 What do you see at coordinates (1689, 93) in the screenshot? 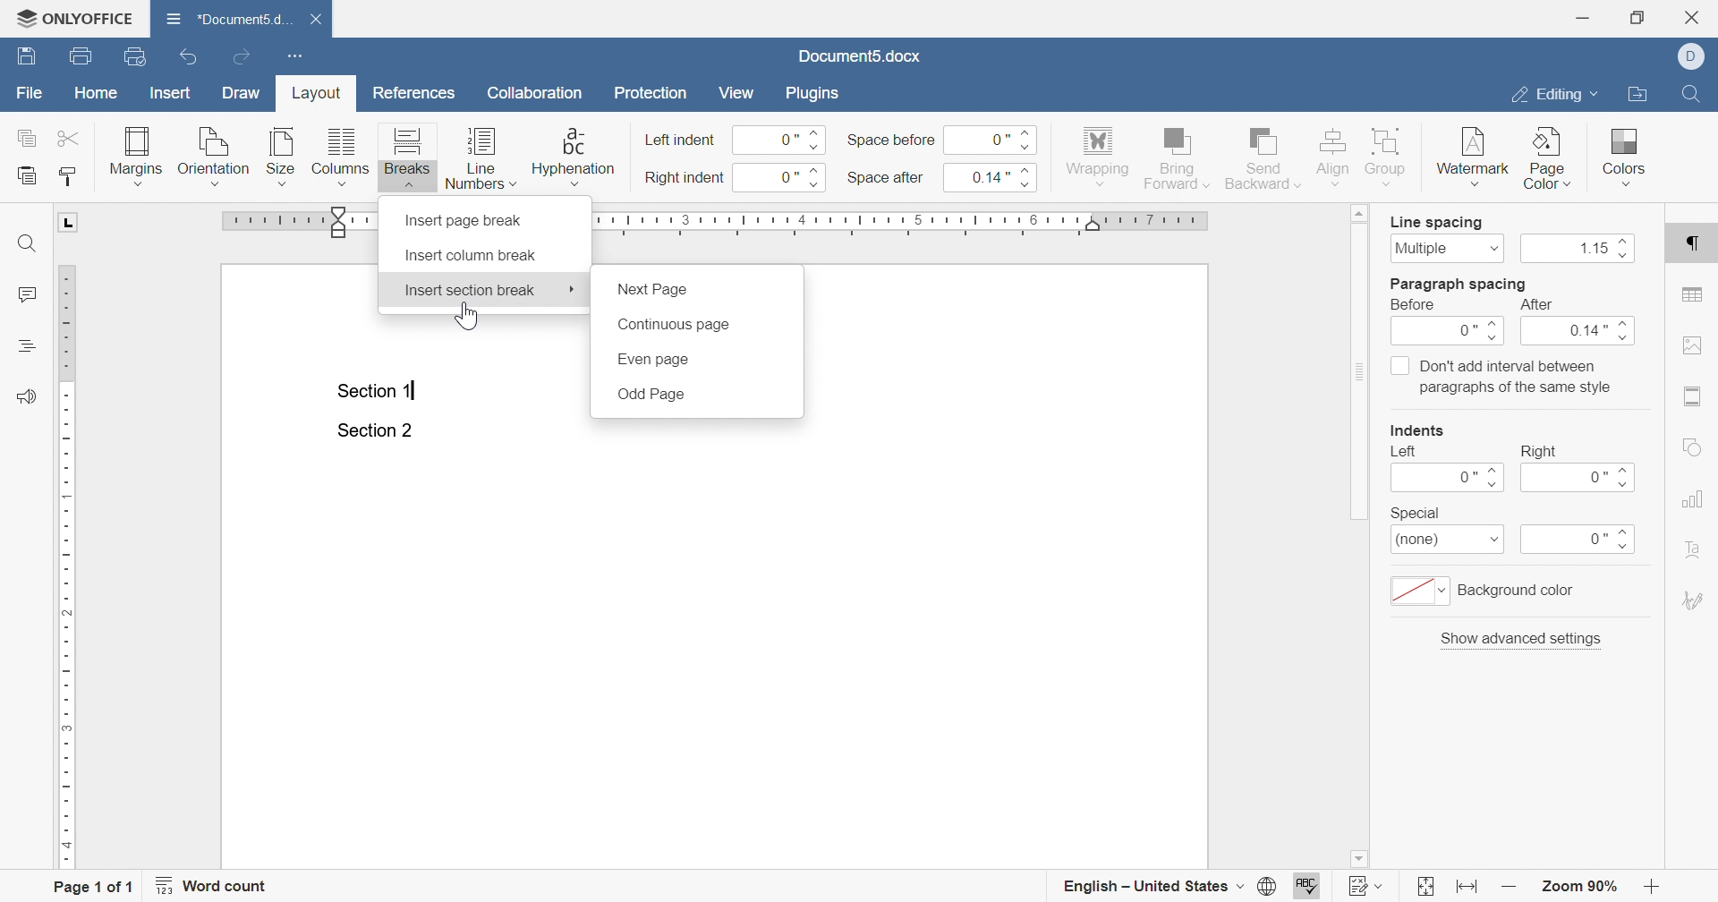
I see `Find` at bounding box center [1689, 93].